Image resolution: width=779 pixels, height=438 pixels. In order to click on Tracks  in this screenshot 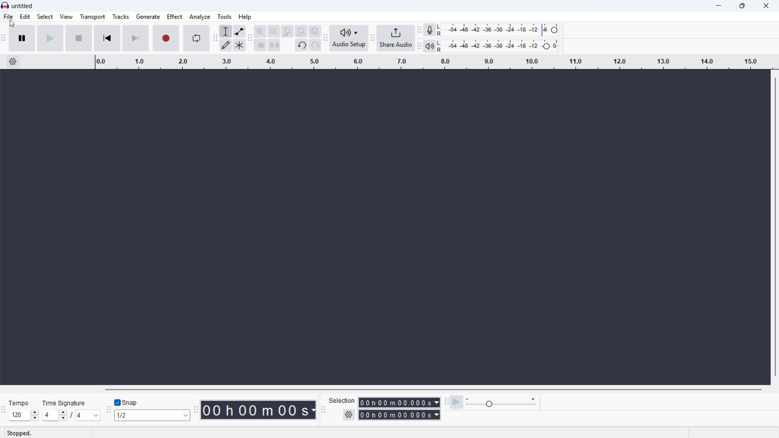, I will do `click(121, 16)`.